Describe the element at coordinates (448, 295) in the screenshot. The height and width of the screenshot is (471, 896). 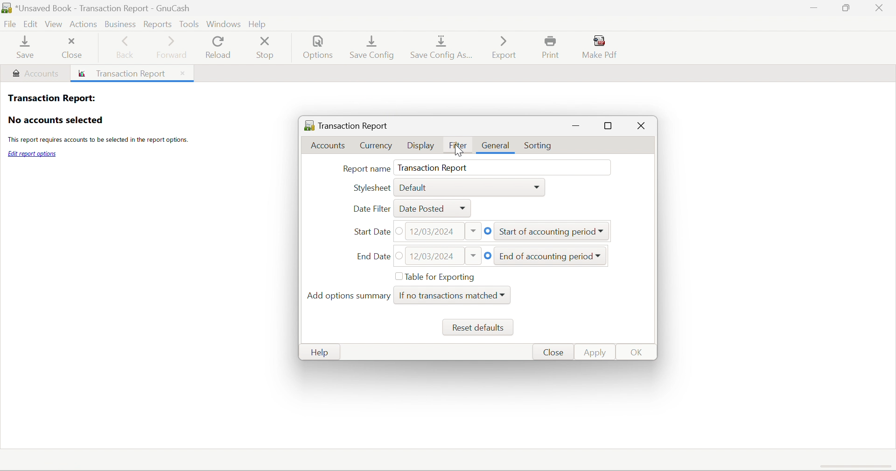
I see `If no transactions matched` at that location.